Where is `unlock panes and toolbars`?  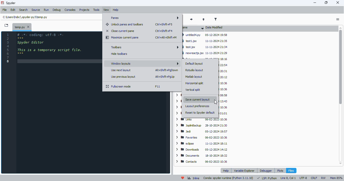 unlock panes and toolbars is located at coordinates (125, 25).